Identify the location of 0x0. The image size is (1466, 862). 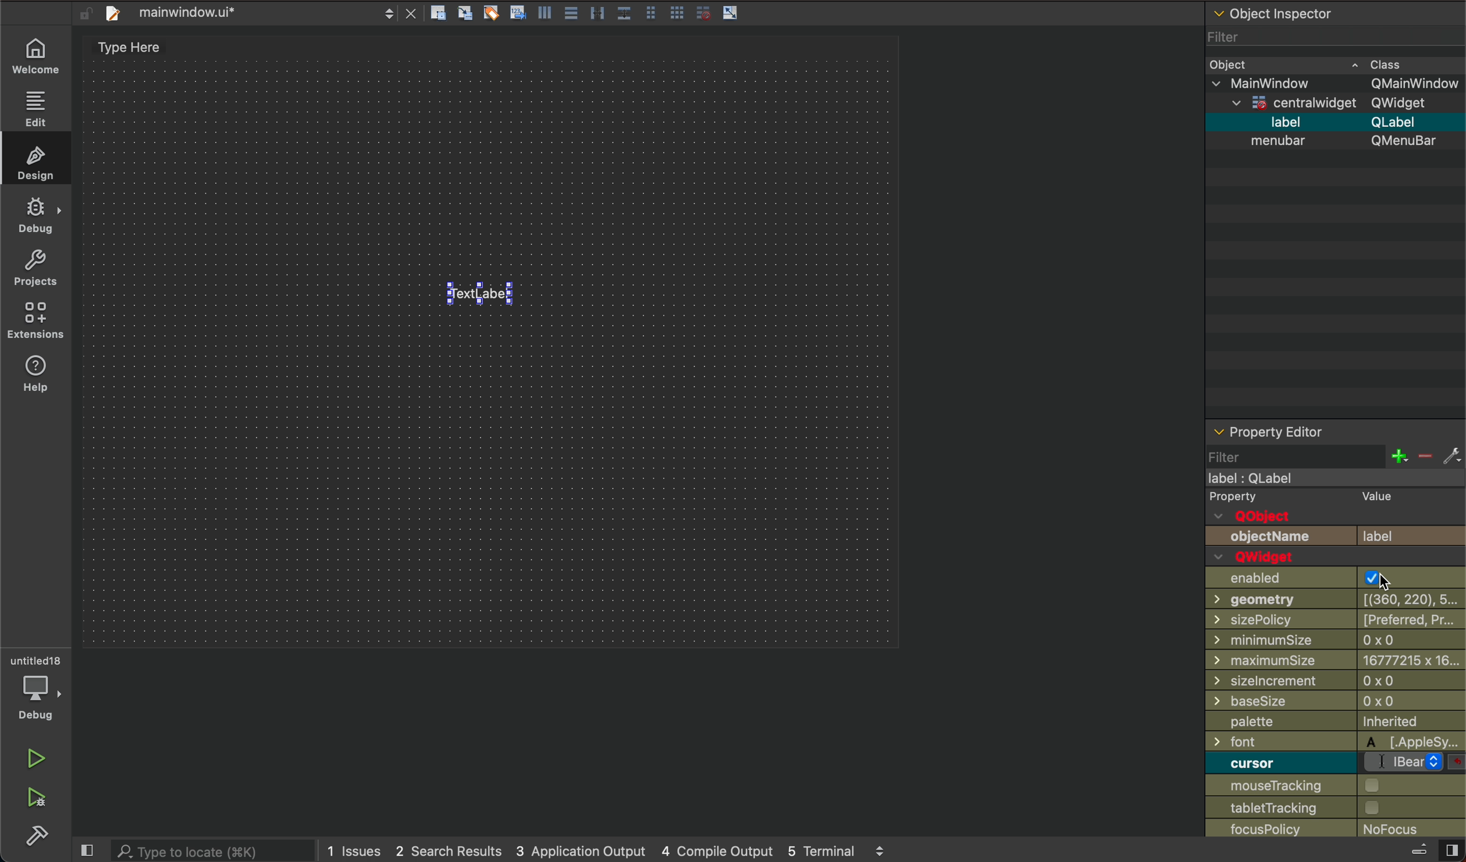
(1401, 701).